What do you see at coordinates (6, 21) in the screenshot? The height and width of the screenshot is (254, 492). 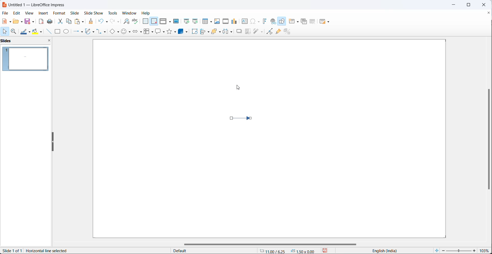 I see `file options` at bounding box center [6, 21].